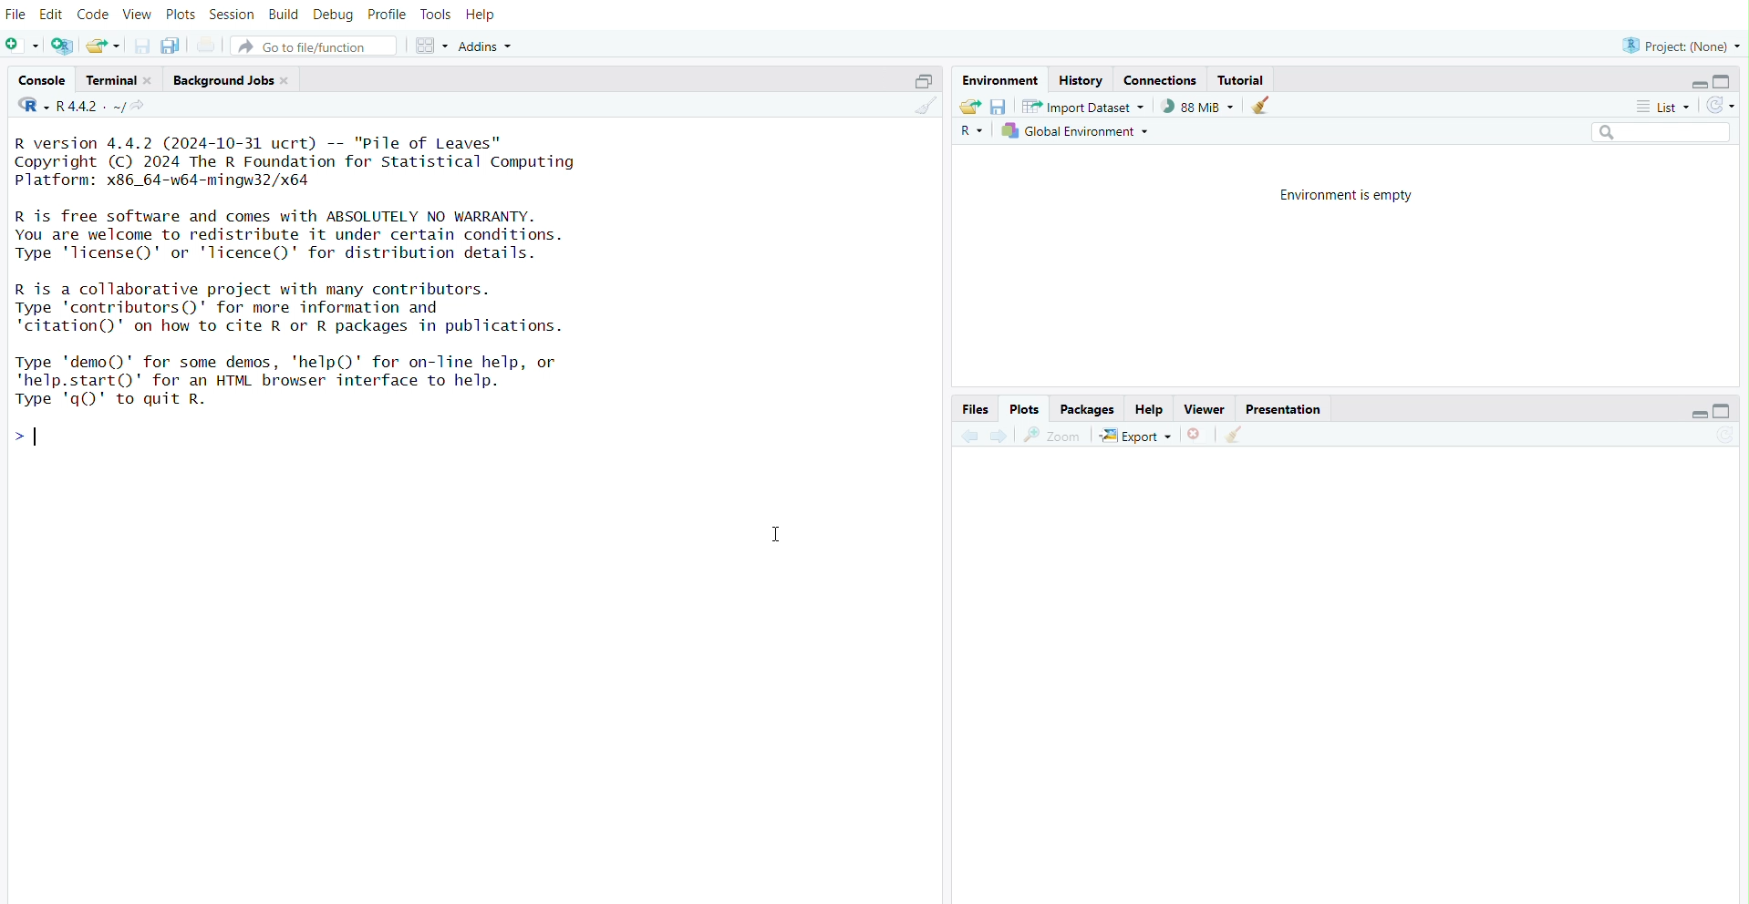  Describe the element at coordinates (334, 159) in the screenshot. I see `version of R` at that location.